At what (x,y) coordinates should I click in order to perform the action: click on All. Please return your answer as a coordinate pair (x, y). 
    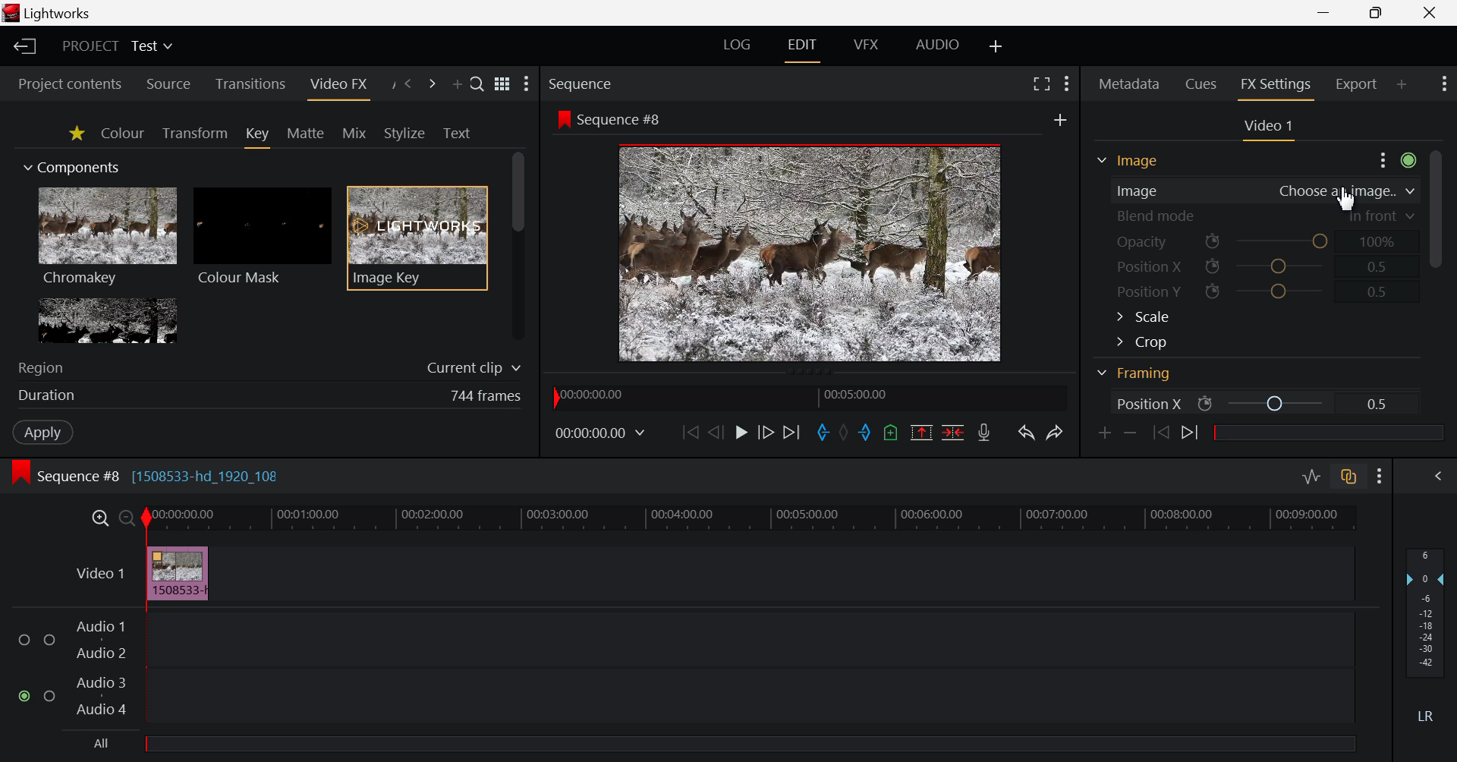
    Looking at the image, I should click on (105, 742).